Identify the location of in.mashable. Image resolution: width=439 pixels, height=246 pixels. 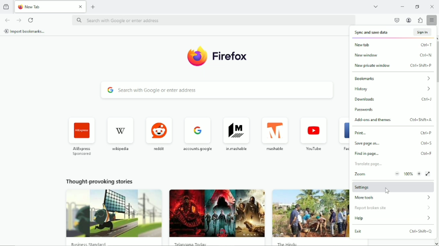
(235, 133).